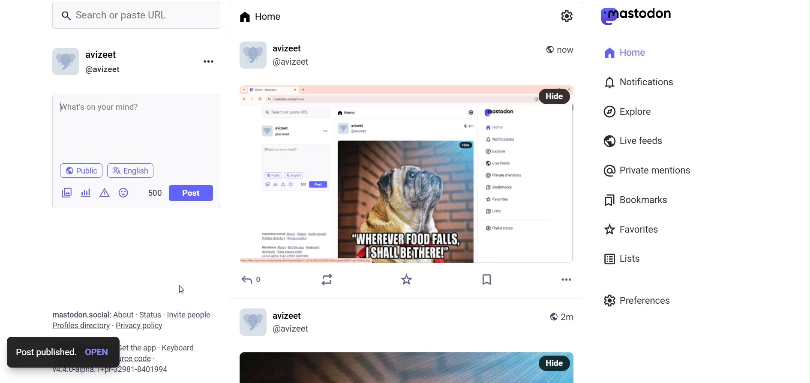 This screenshot has height=383, width=810. What do you see at coordinates (328, 279) in the screenshot?
I see `Boost` at bounding box center [328, 279].